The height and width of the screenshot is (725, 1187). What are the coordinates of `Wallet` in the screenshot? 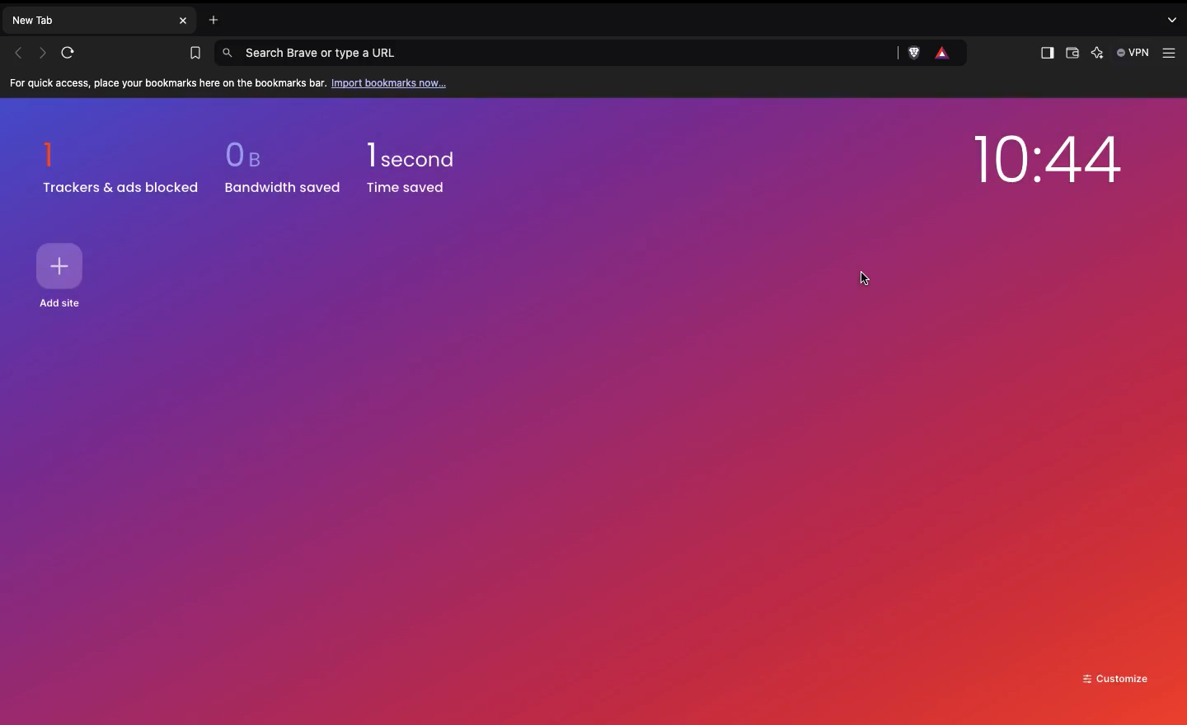 It's located at (1071, 55).